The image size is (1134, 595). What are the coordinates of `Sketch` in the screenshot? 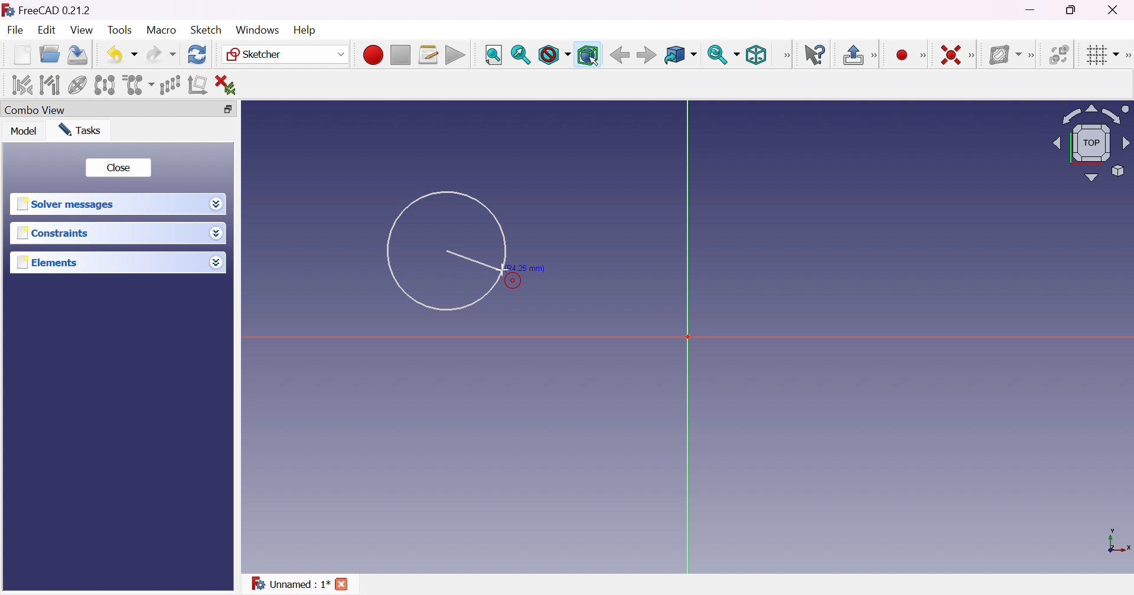 It's located at (207, 30).